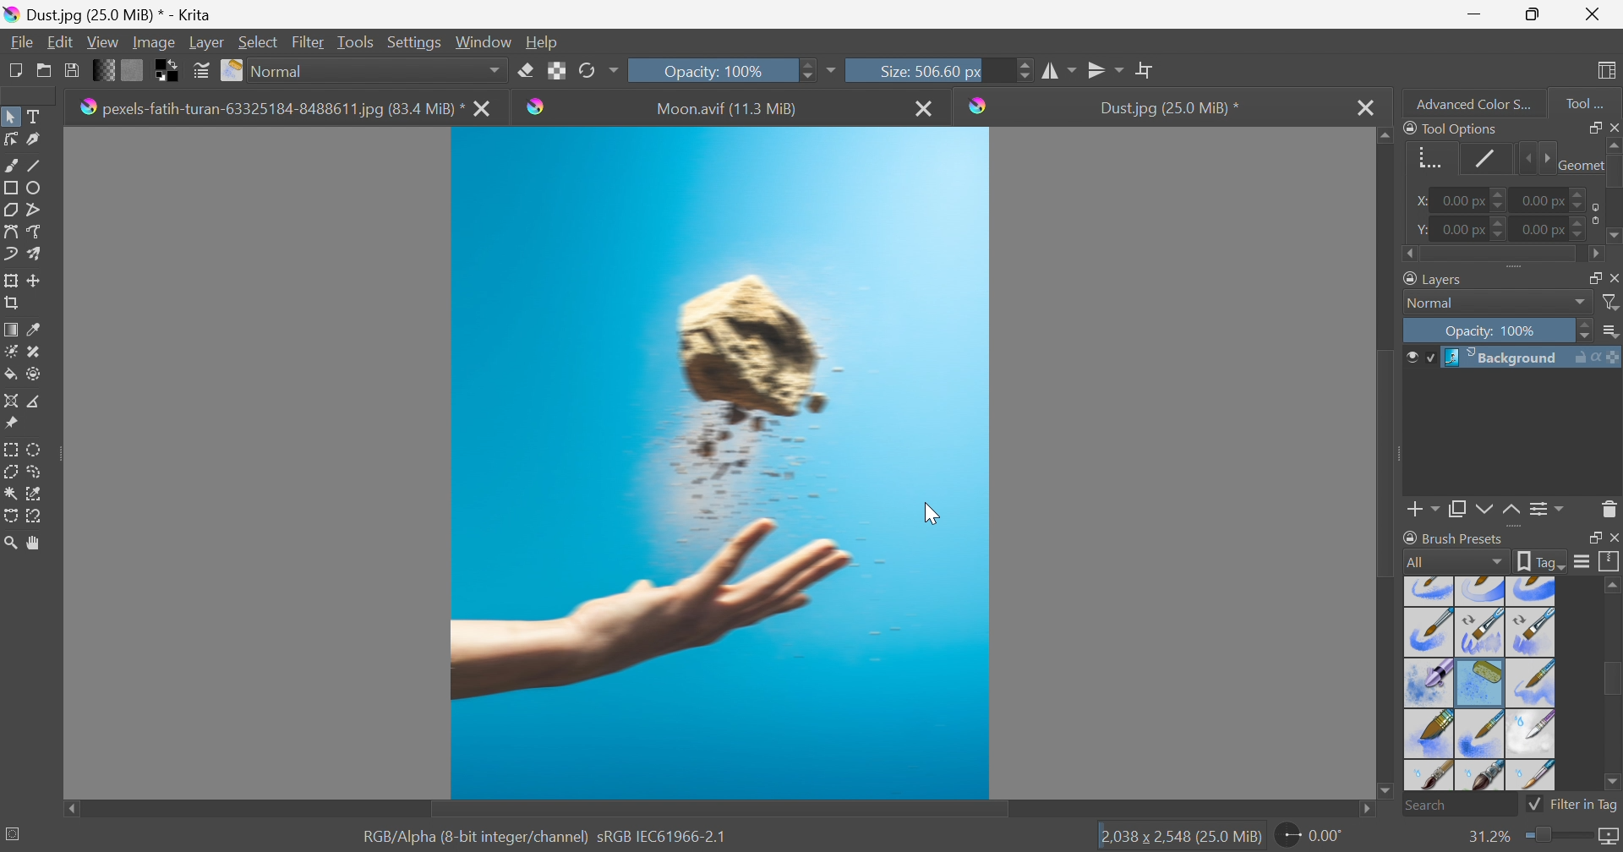 The image size is (1623, 852). What do you see at coordinates (720, 463) in the screenshot?
I see `Image` at bounding box center [720, 463].